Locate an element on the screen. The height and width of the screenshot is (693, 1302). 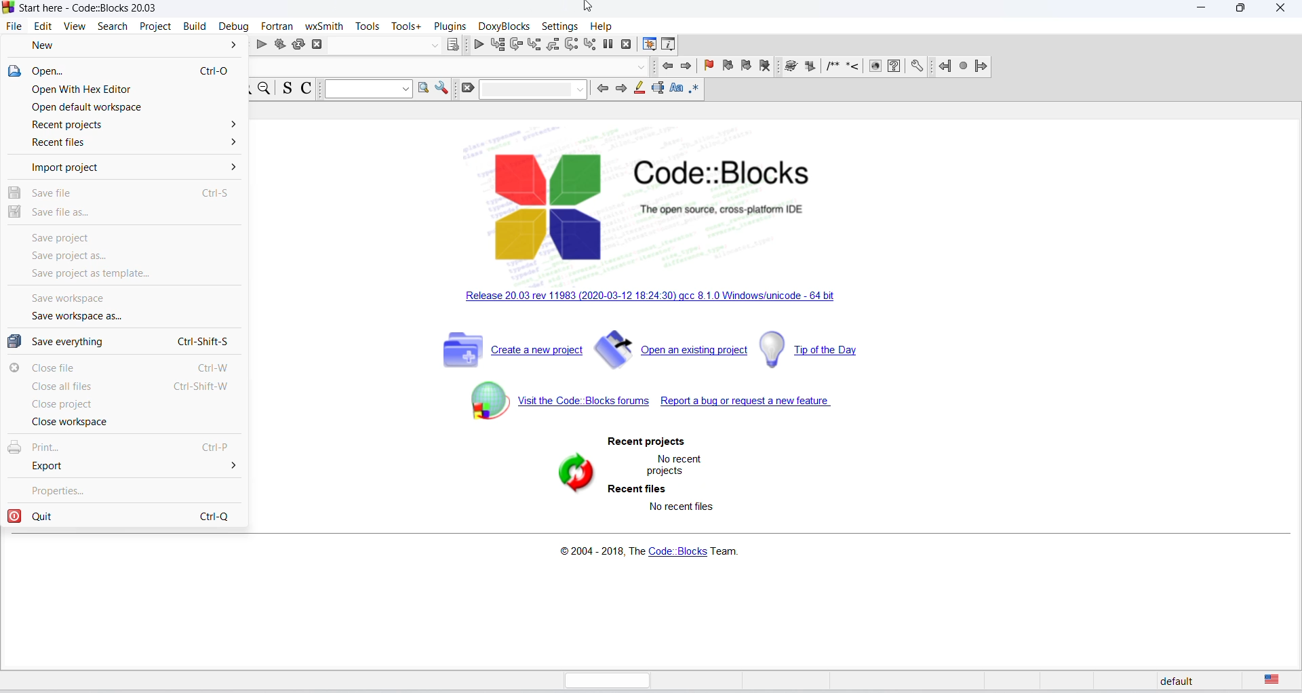
maximize is located at coordinates (1242, 10).